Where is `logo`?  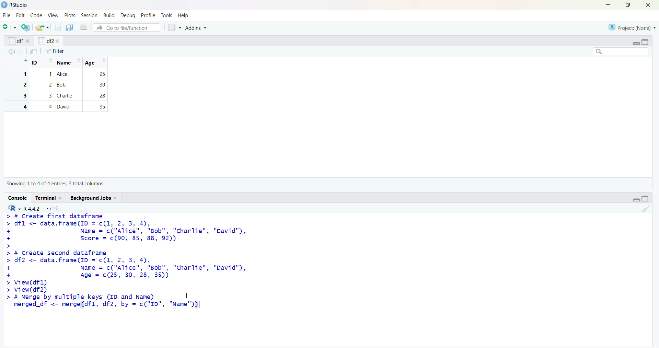
logo is located at coordinates (5, 5).